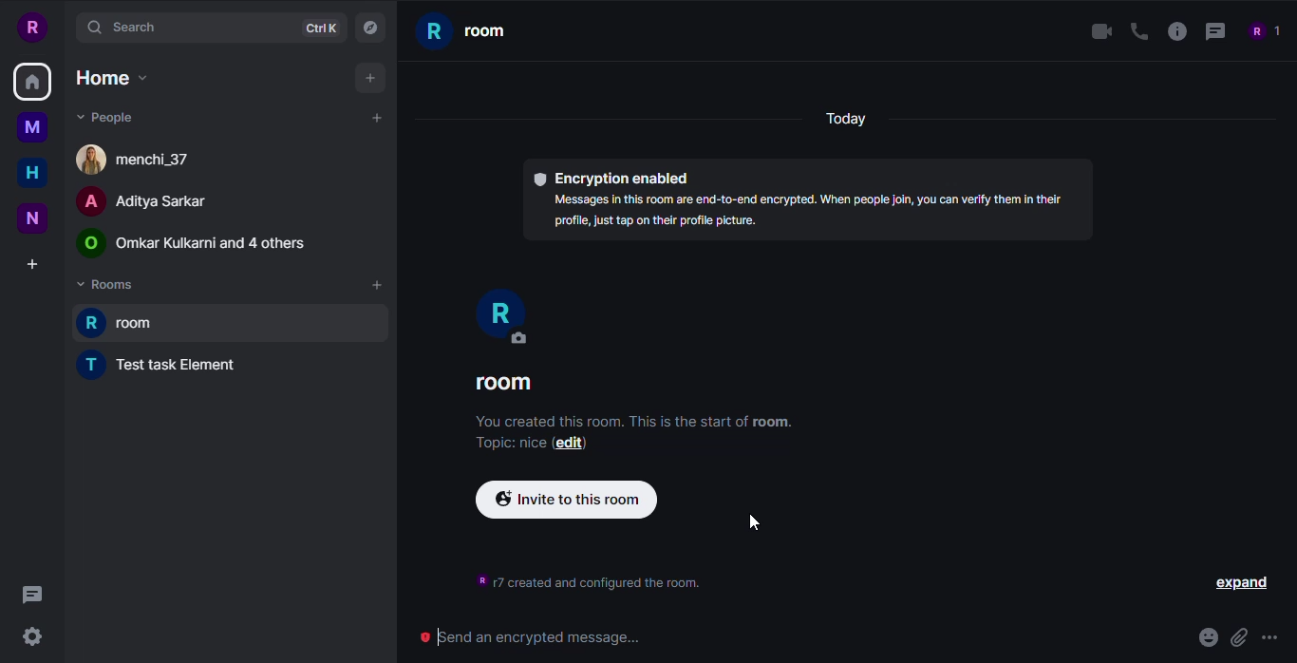  What do you see at coordinates (30, 26) in the screenshot?
I see `profile` at bounding box center [30, 26].